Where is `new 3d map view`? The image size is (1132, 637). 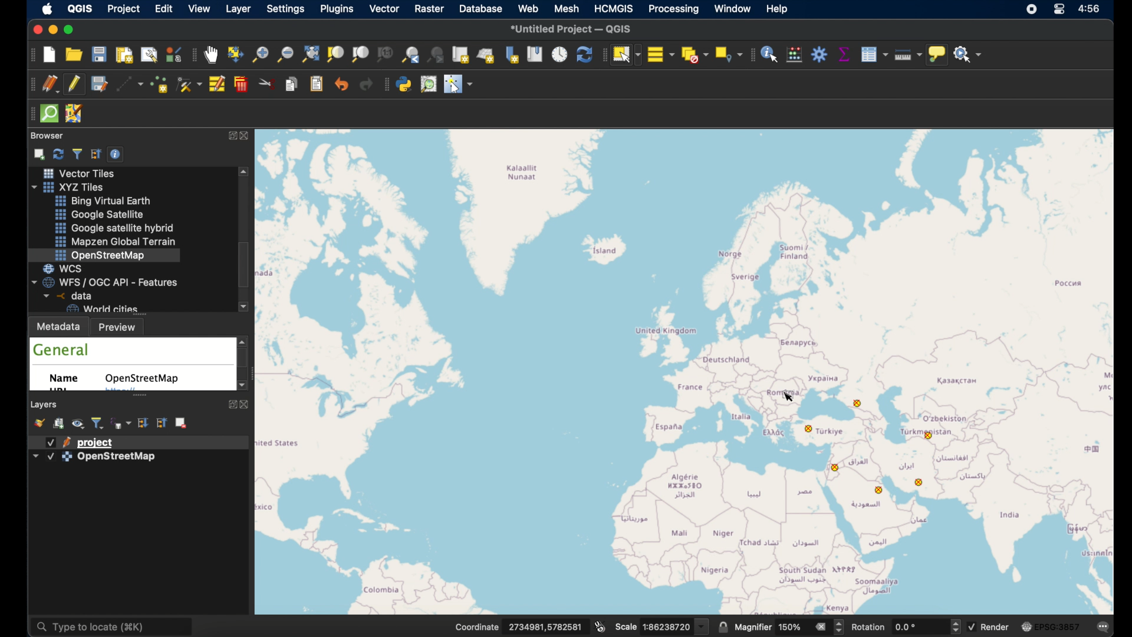 new 3d map view is located at coordinates (487, 55).